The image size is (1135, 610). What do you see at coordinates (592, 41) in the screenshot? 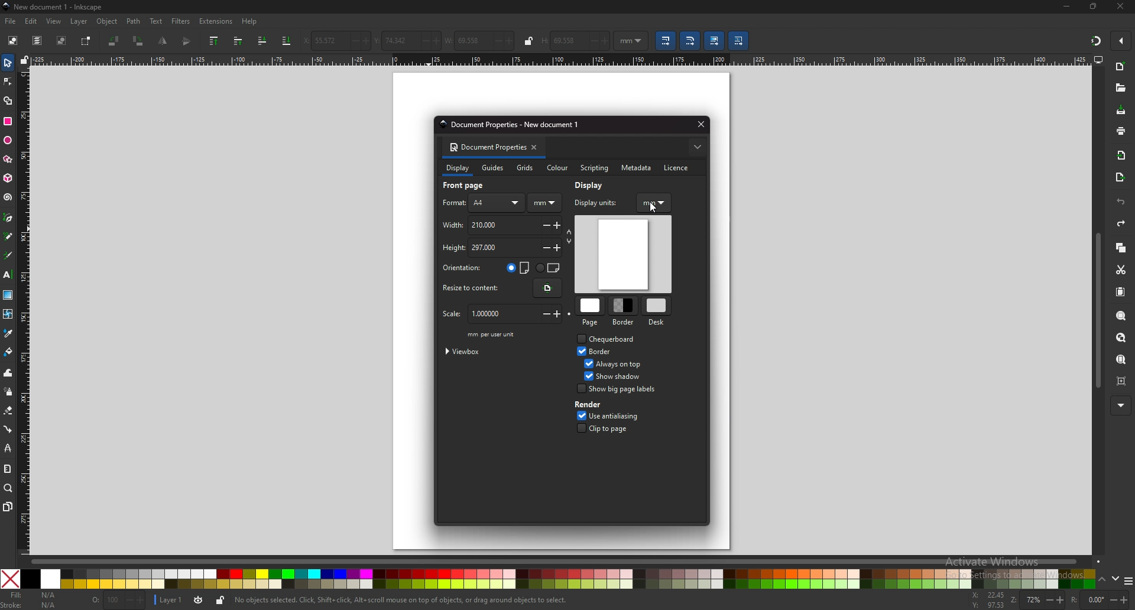
I see `-` at bounding box center [592, 41].